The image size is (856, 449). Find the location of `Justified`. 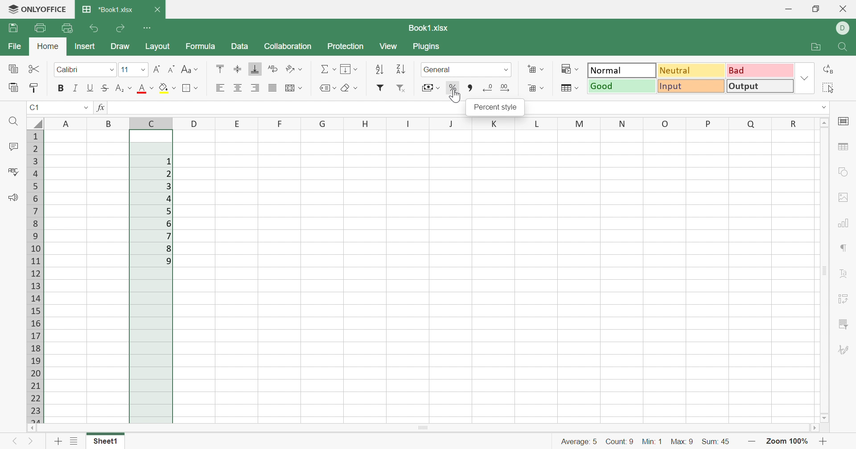

Justified is located at coordinates (274, 88).